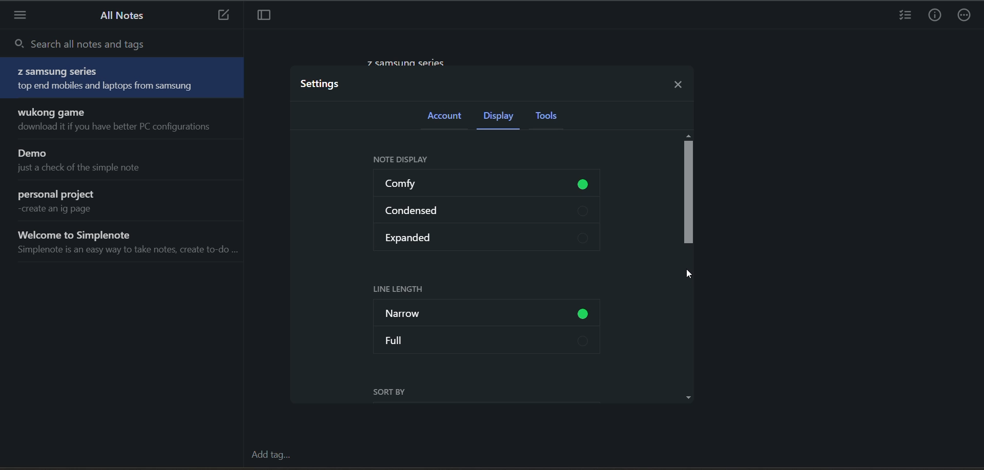 Image resolution: width=984 pixels, height=470 pixels. Describe the element at coordinates (271, 455) in the screenshot. I see `add tag...` at that location.